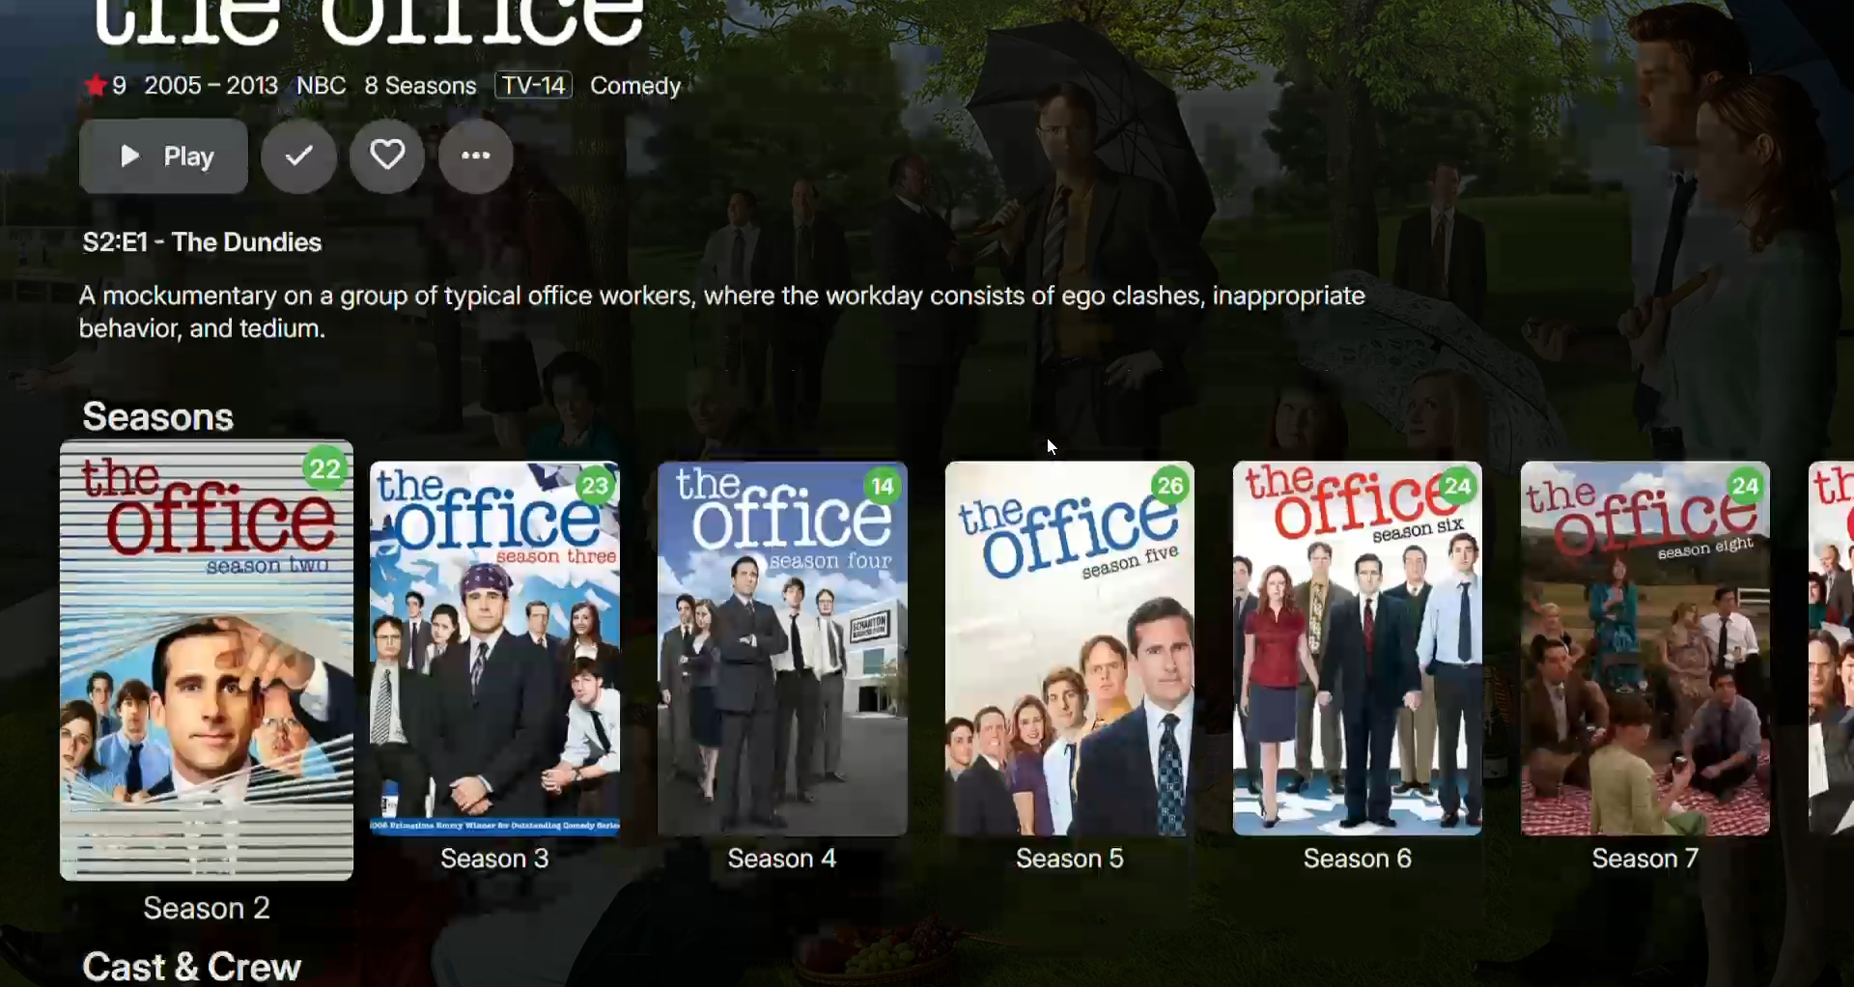 The height and width of the screenshot is (987, 1854). I want to click on Ratings and Details, so click(390, 88).